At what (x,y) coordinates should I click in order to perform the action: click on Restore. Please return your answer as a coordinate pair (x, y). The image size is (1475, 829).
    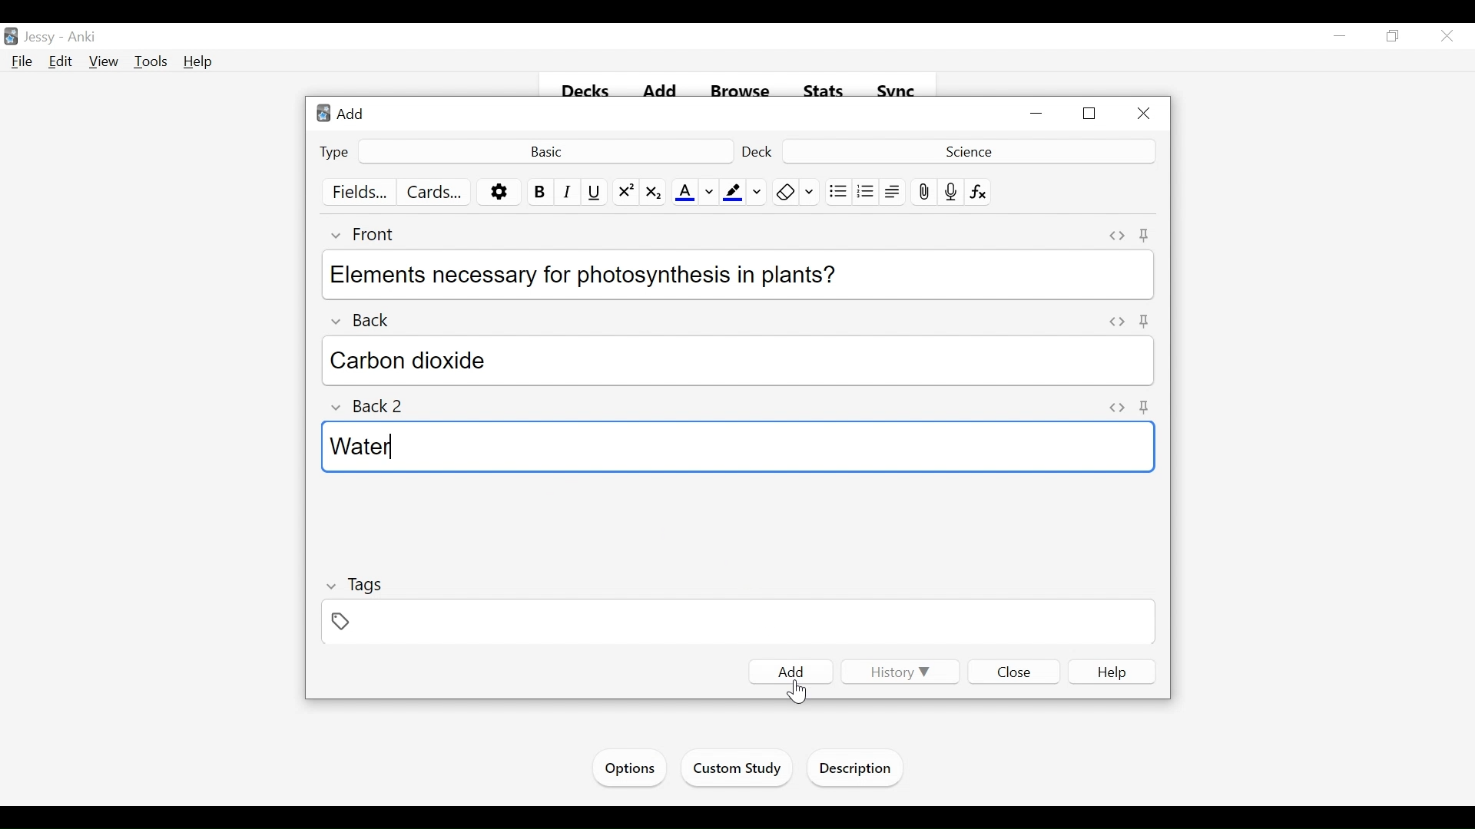
    Looking at the image, I should click on (1091, 114).